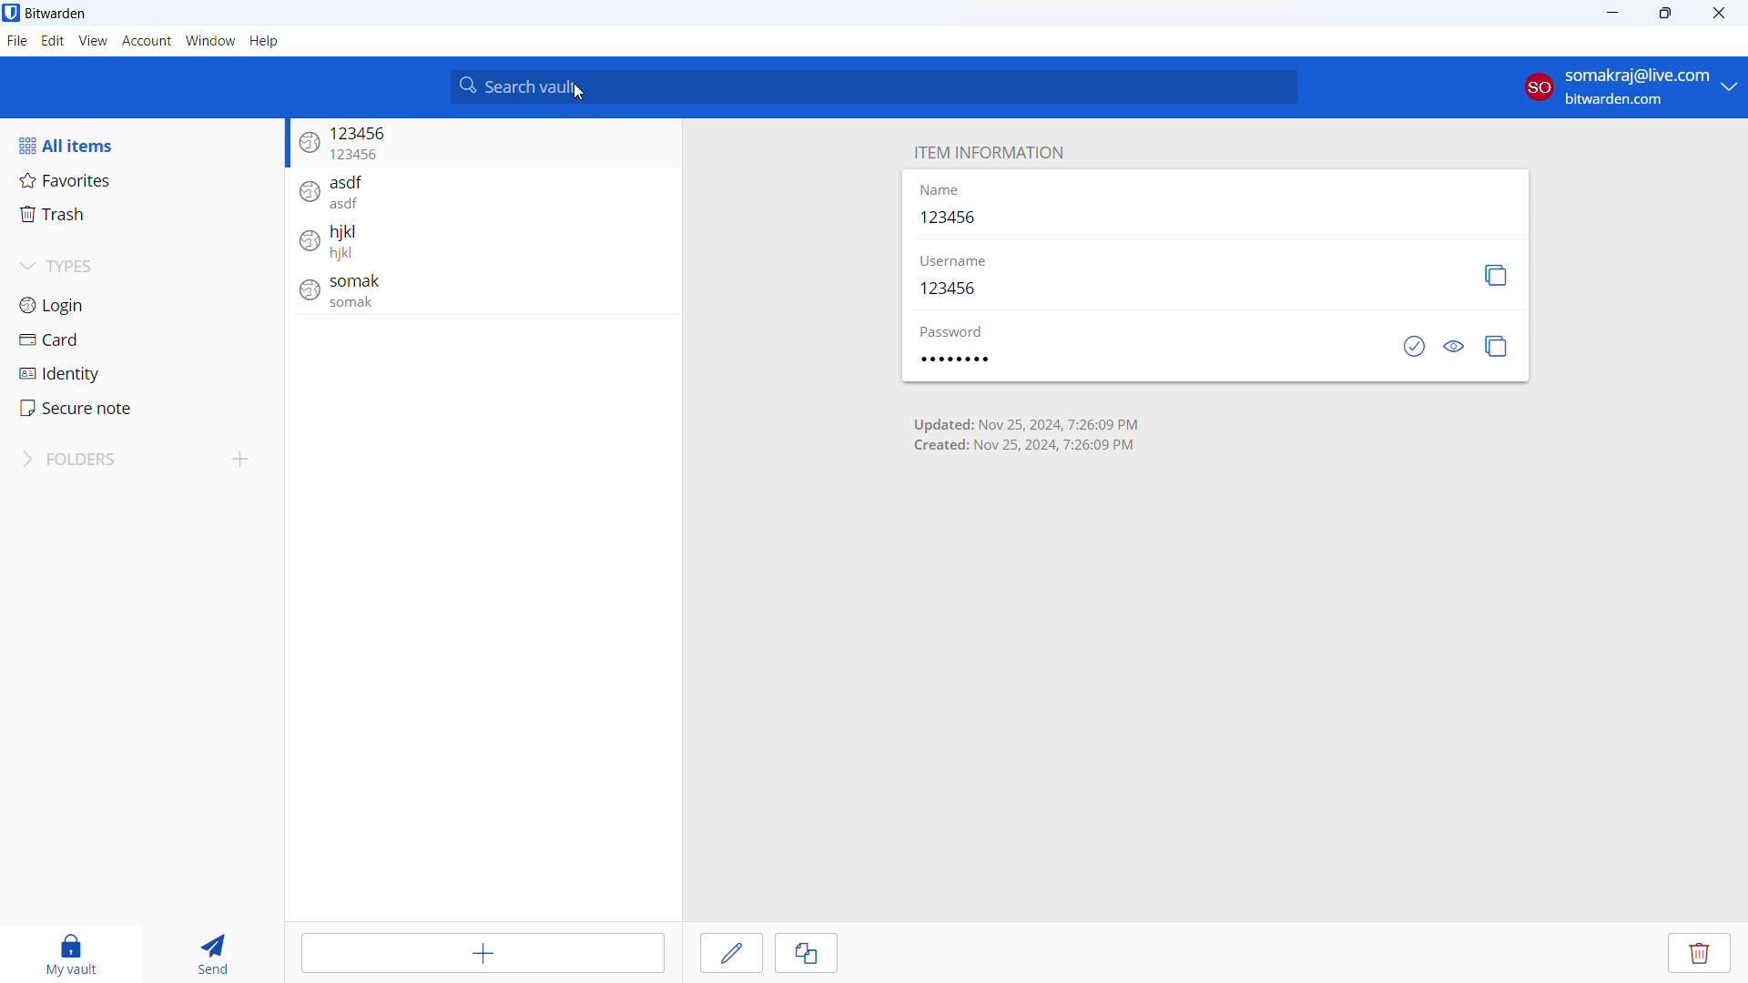 The image size is (1748, 983). What do you see at coordinates (113, 460) in the screenshot?
I see `folders` at bounding box center [113, 460].